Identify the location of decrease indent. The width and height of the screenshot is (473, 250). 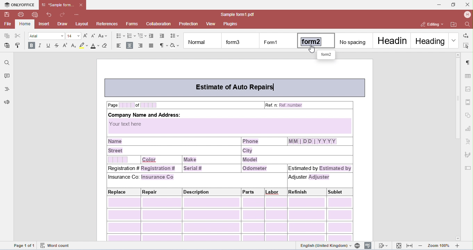
(152, 36).